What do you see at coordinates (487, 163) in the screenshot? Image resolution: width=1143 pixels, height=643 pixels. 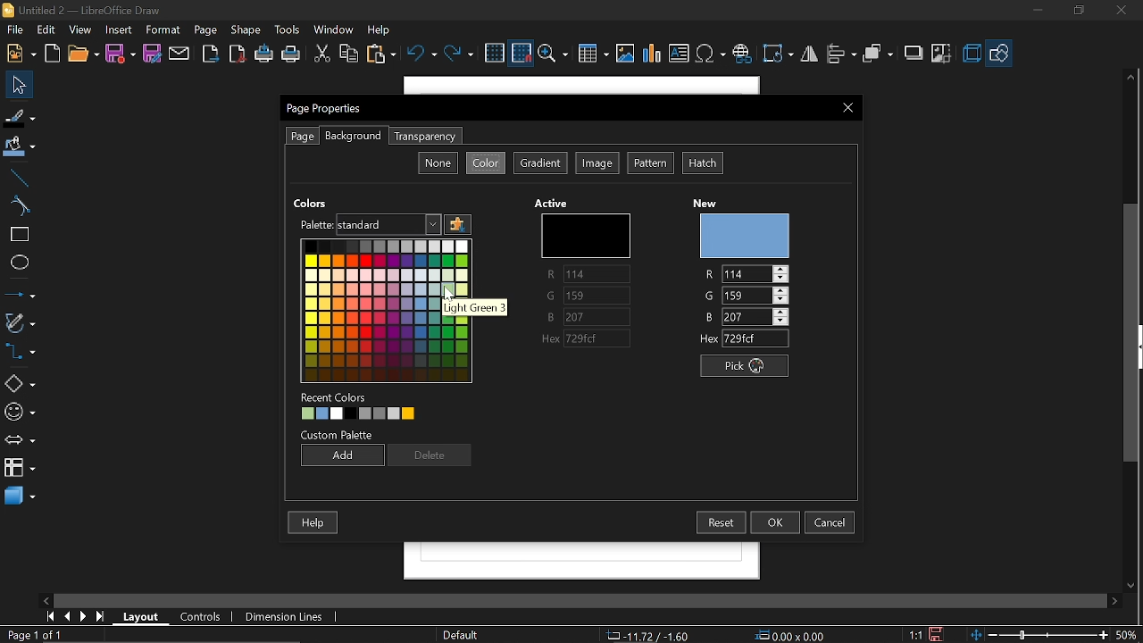 I see `Color` at bounding box center [487, 163].